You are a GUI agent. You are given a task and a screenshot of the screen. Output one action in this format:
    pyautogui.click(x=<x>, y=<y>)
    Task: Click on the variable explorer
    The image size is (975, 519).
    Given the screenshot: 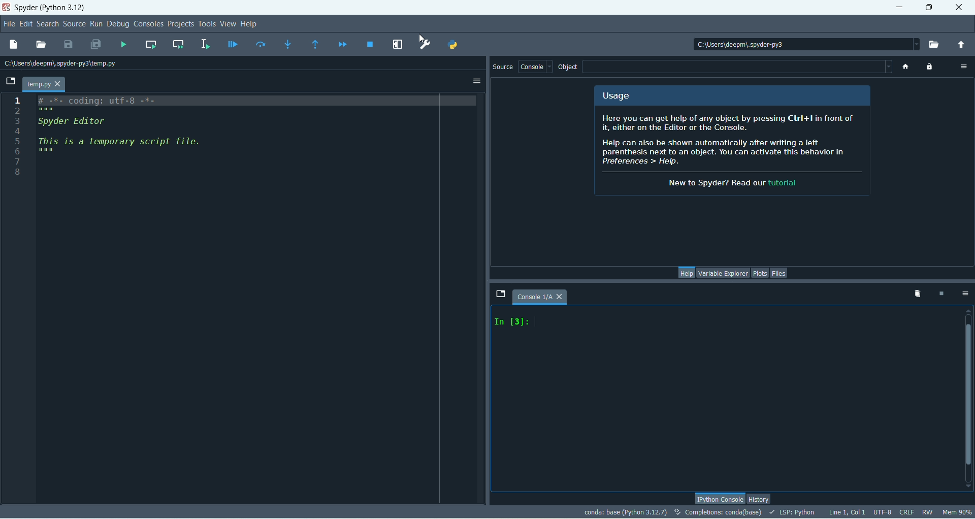 What is the action you would take?
    pyautogui.click(x=722, y=273)
    